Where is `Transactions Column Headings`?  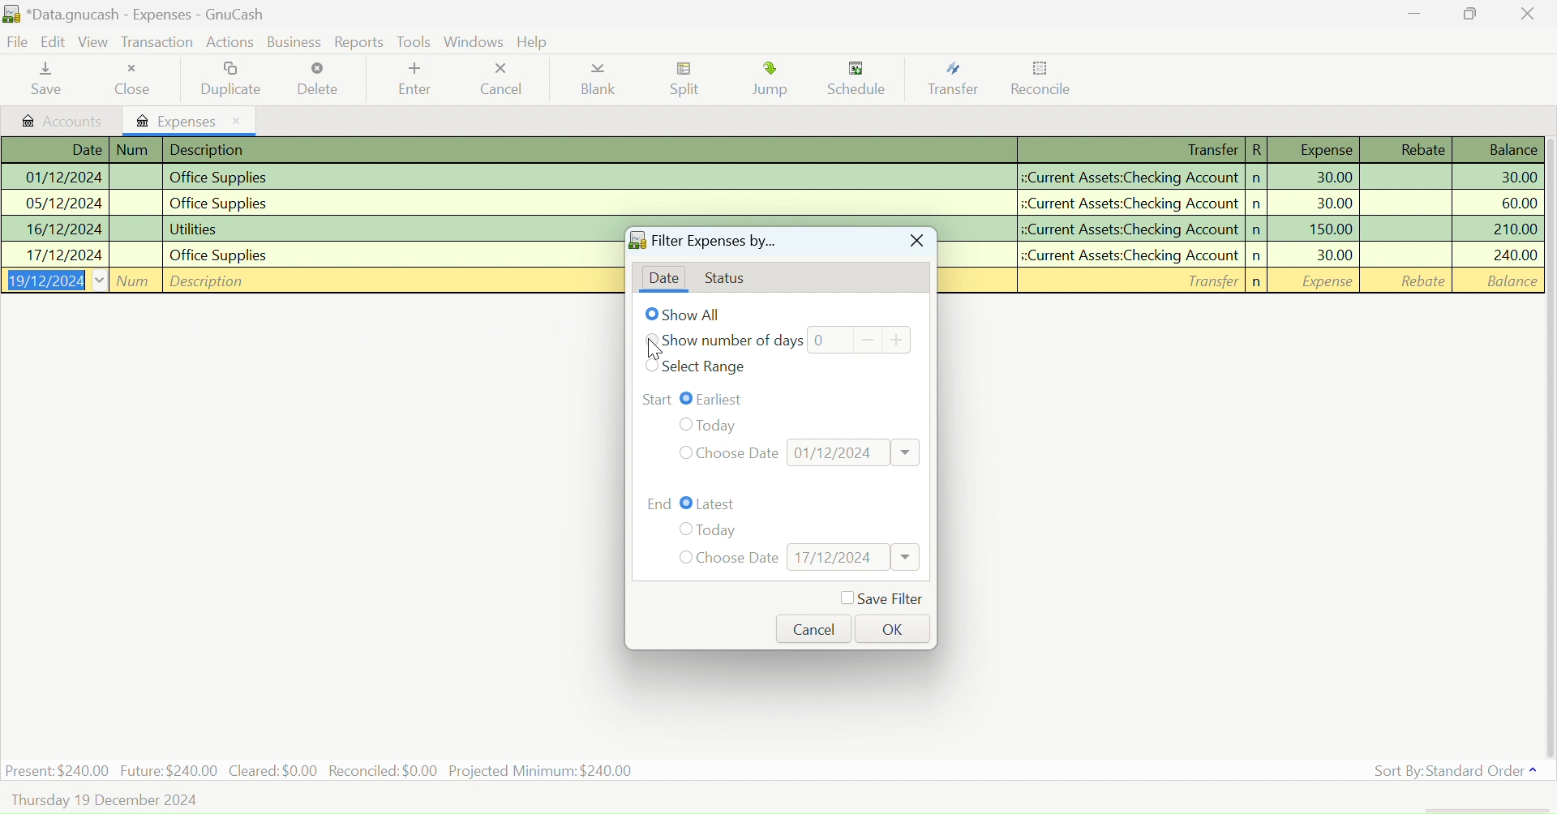
Transactions Column Headings is located at coordinates (769, 150).